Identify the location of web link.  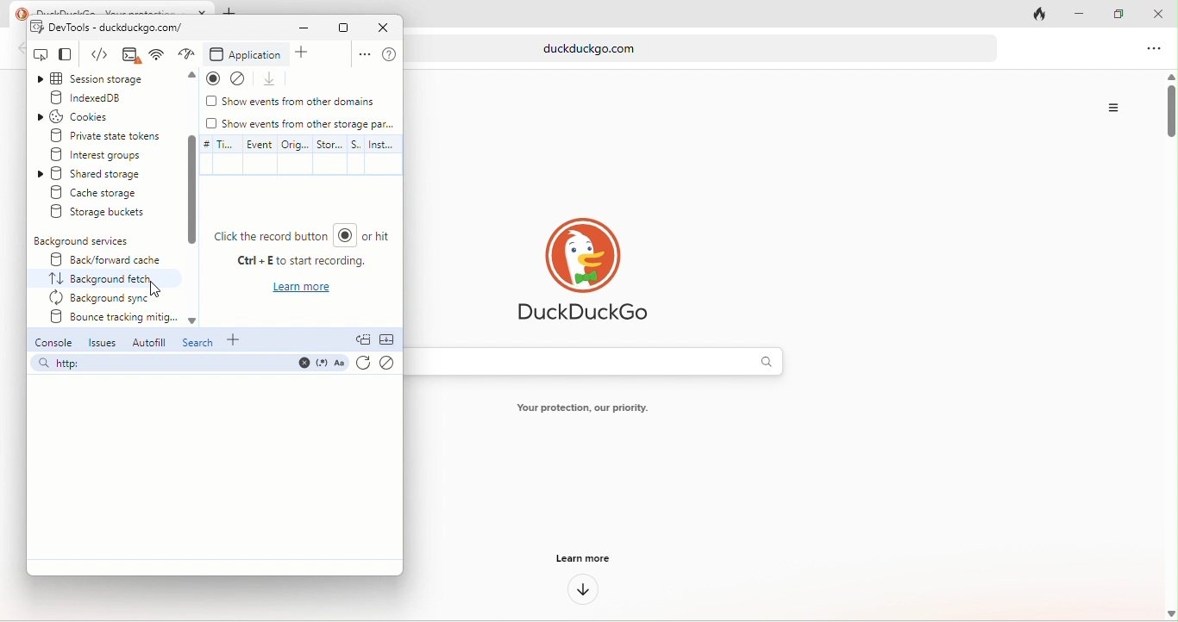
(709, 47).